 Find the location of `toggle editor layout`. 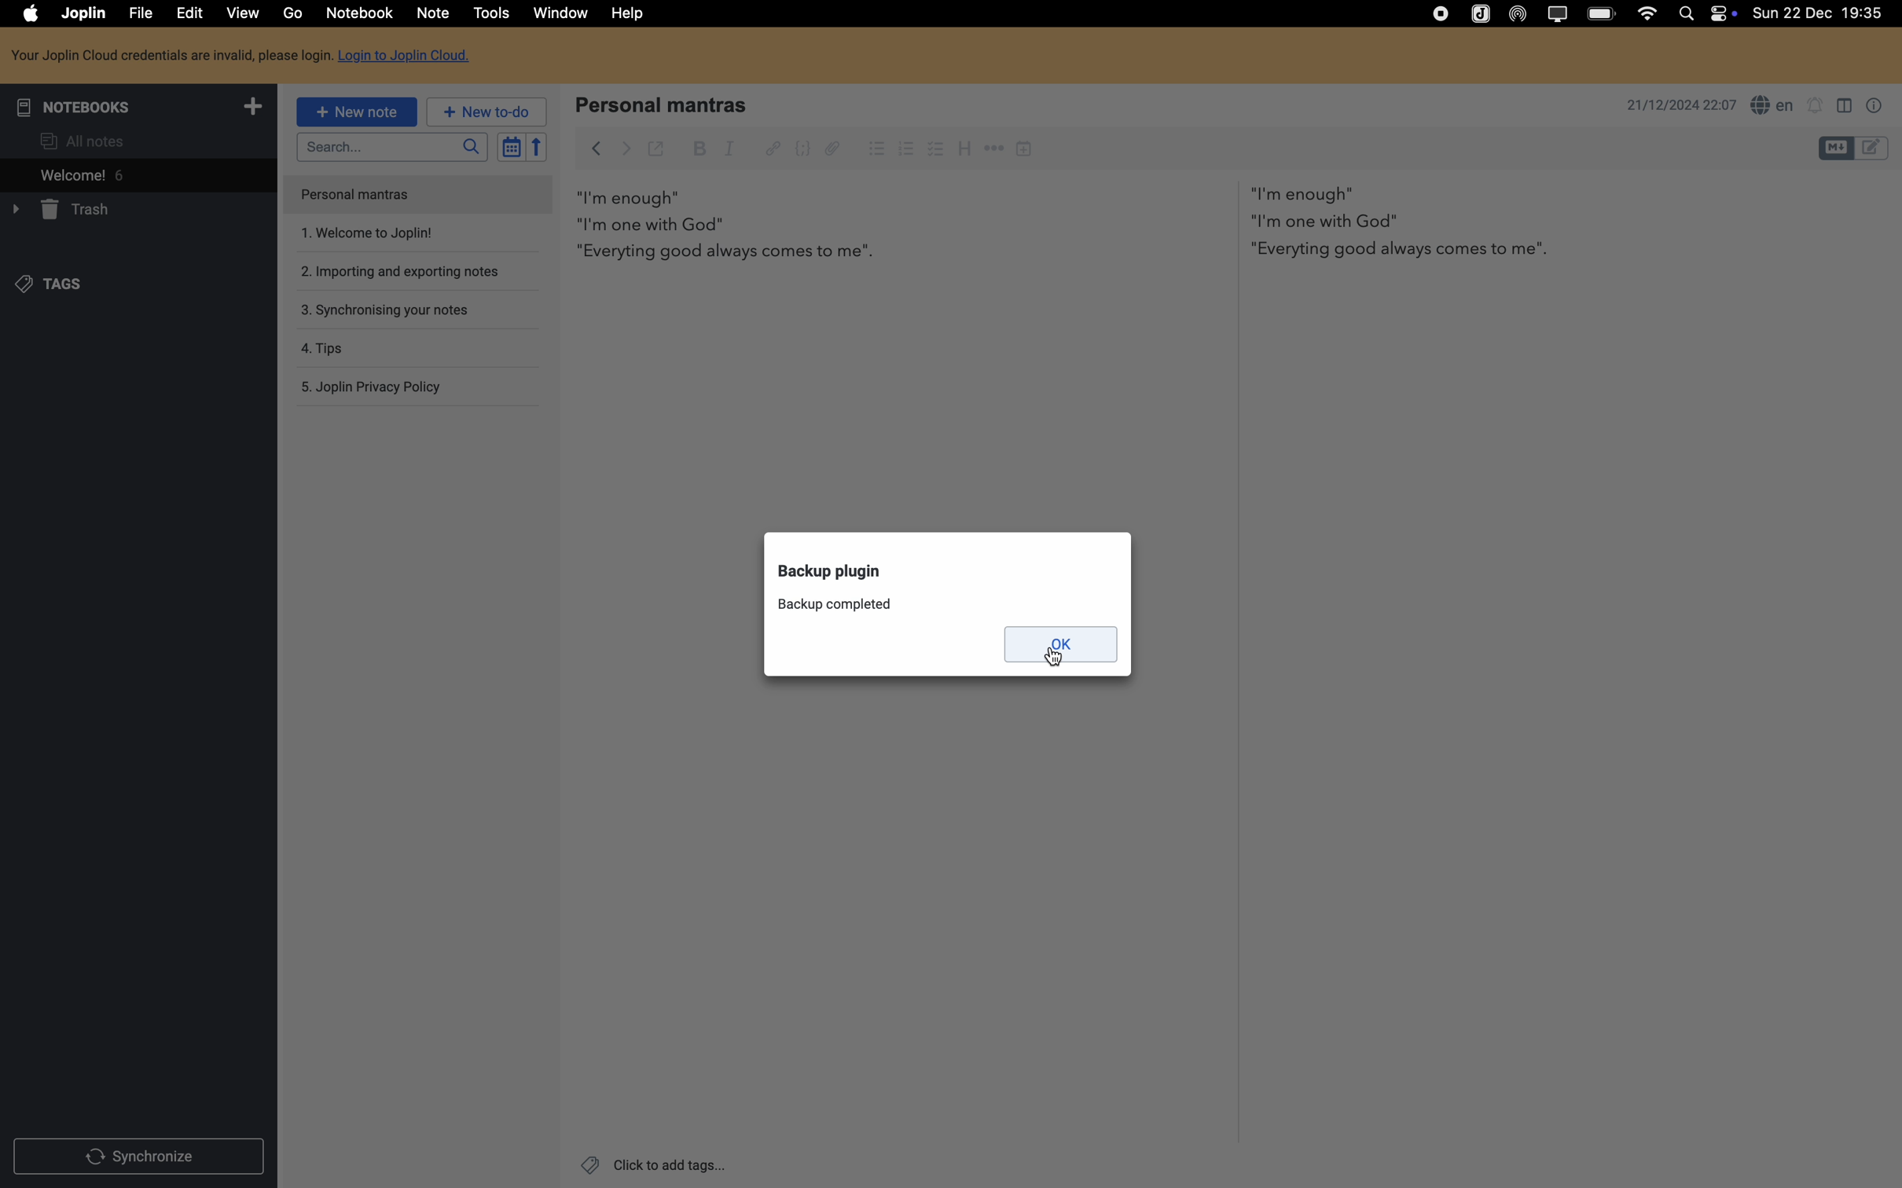

toggle editor layout is located at coordinates (1846, 106).